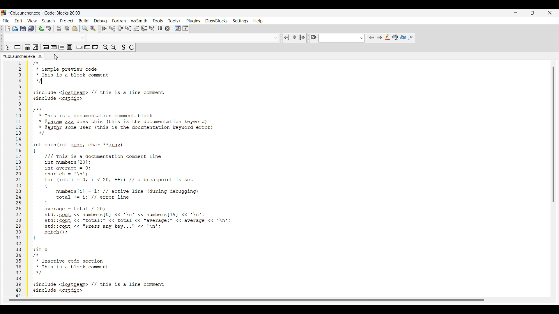 The height and width of the screenshot is (314, 559). What do you see at coordinates (152, 28) in the screenshot?
I see `Step into instruction` at bounding box center [152, 28].